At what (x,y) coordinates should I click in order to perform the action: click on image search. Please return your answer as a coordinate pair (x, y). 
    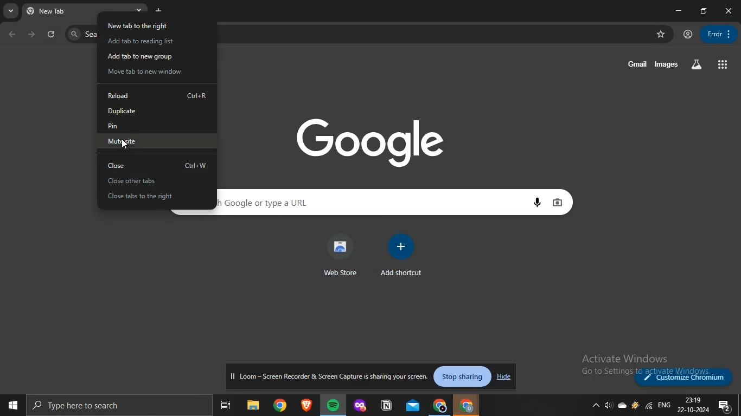
    Looking at the image, I should click on (560, 202).